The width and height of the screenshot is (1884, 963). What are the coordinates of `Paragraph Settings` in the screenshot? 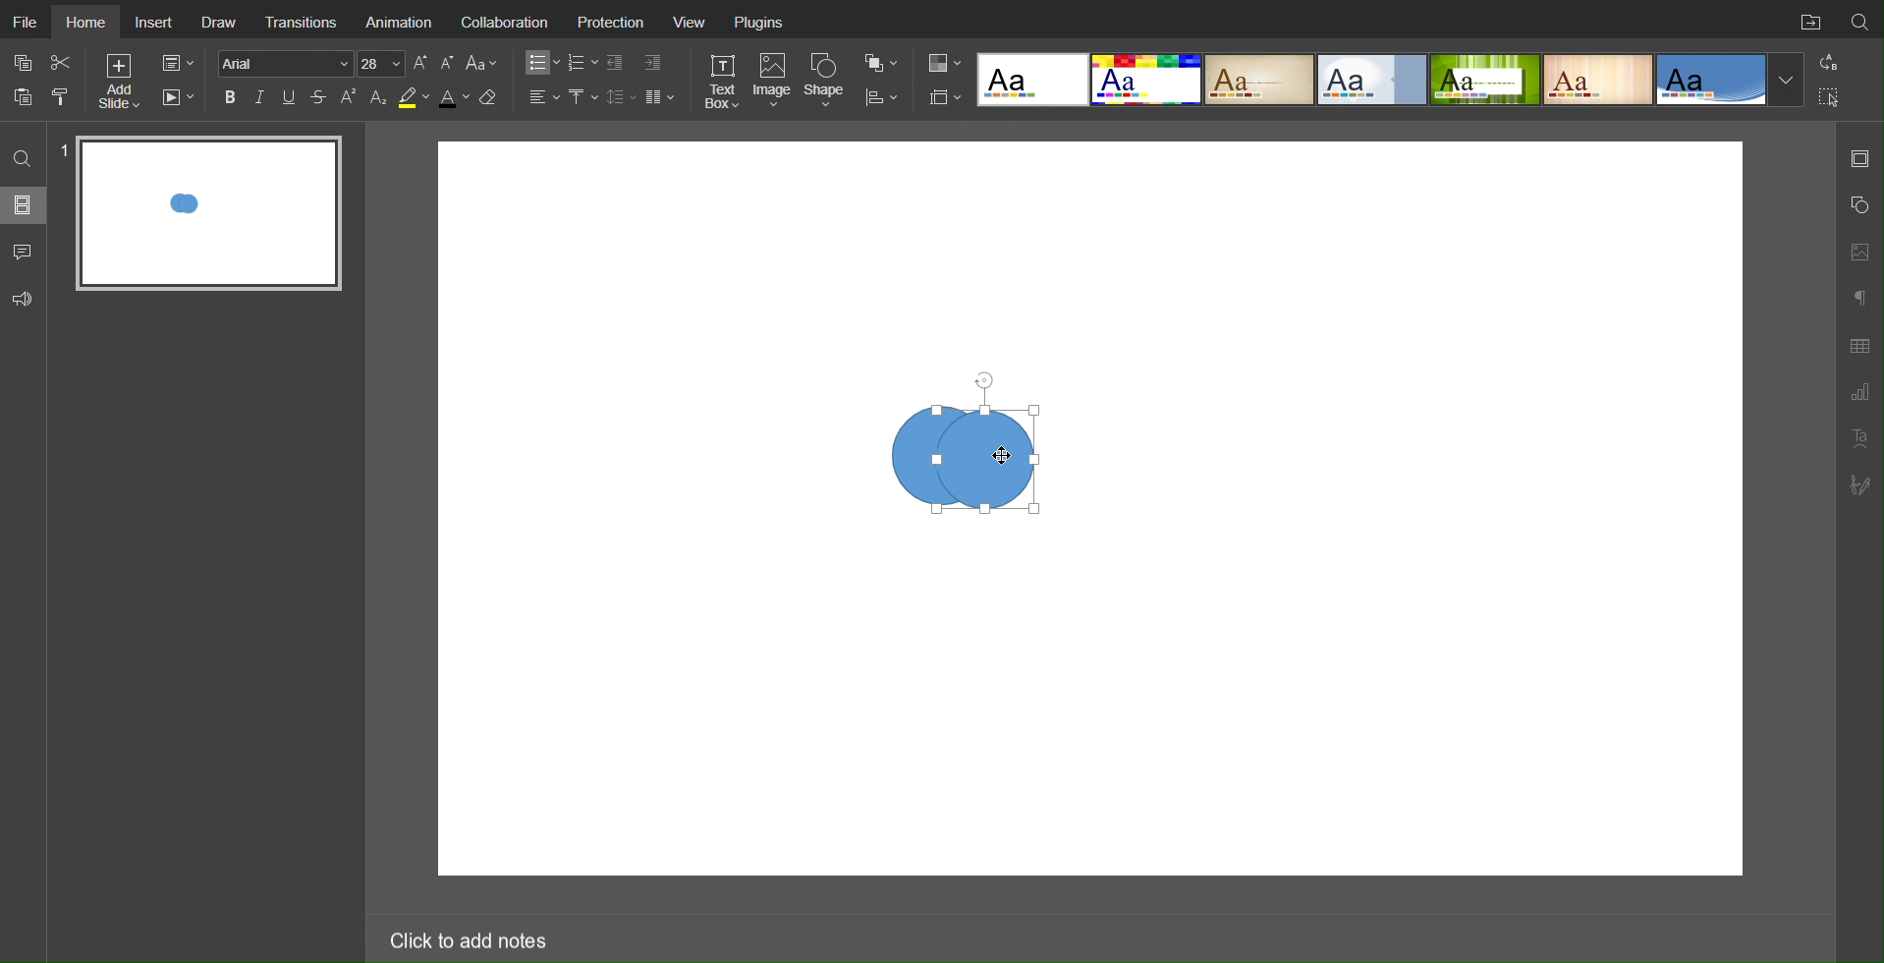 It's located at (1859, 393).